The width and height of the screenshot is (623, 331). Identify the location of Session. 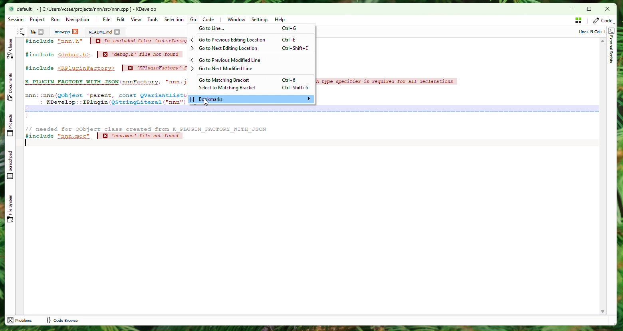
(17, 20).